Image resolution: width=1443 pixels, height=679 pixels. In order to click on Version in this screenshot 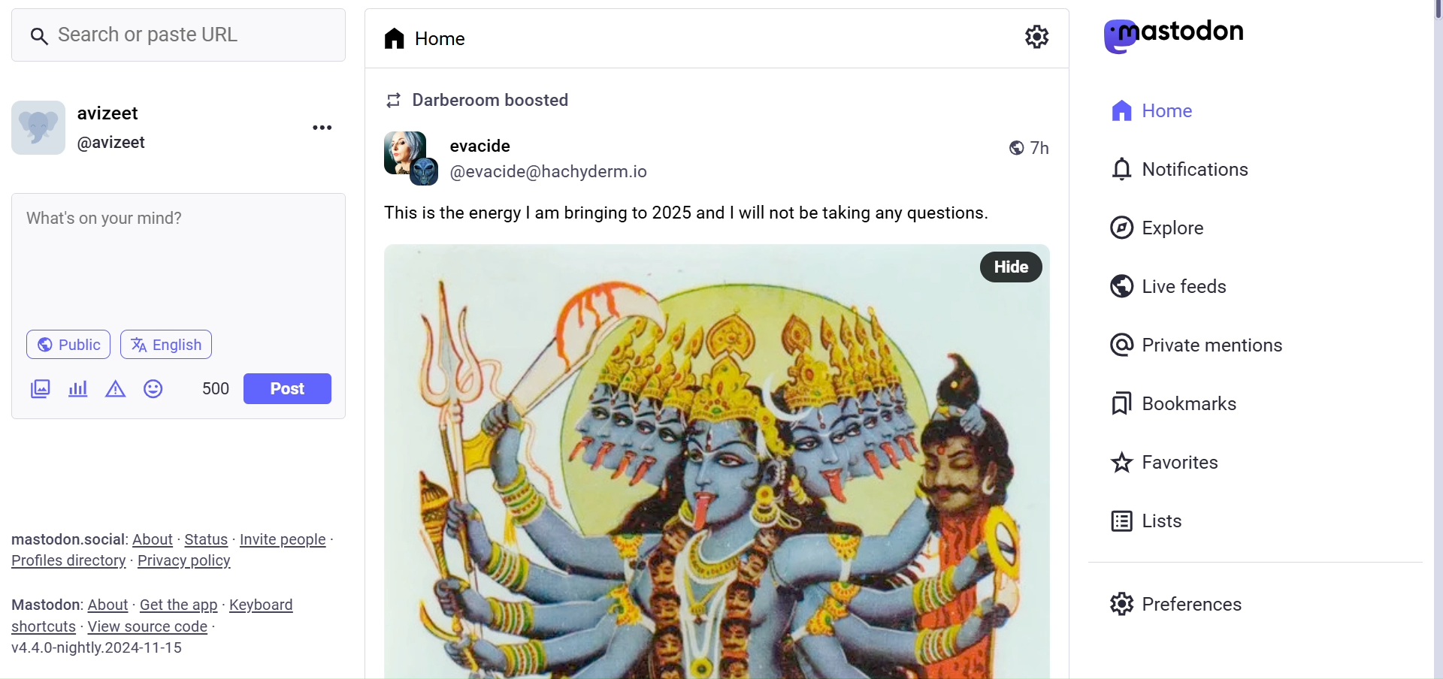, I will do `click(101, 648)`.